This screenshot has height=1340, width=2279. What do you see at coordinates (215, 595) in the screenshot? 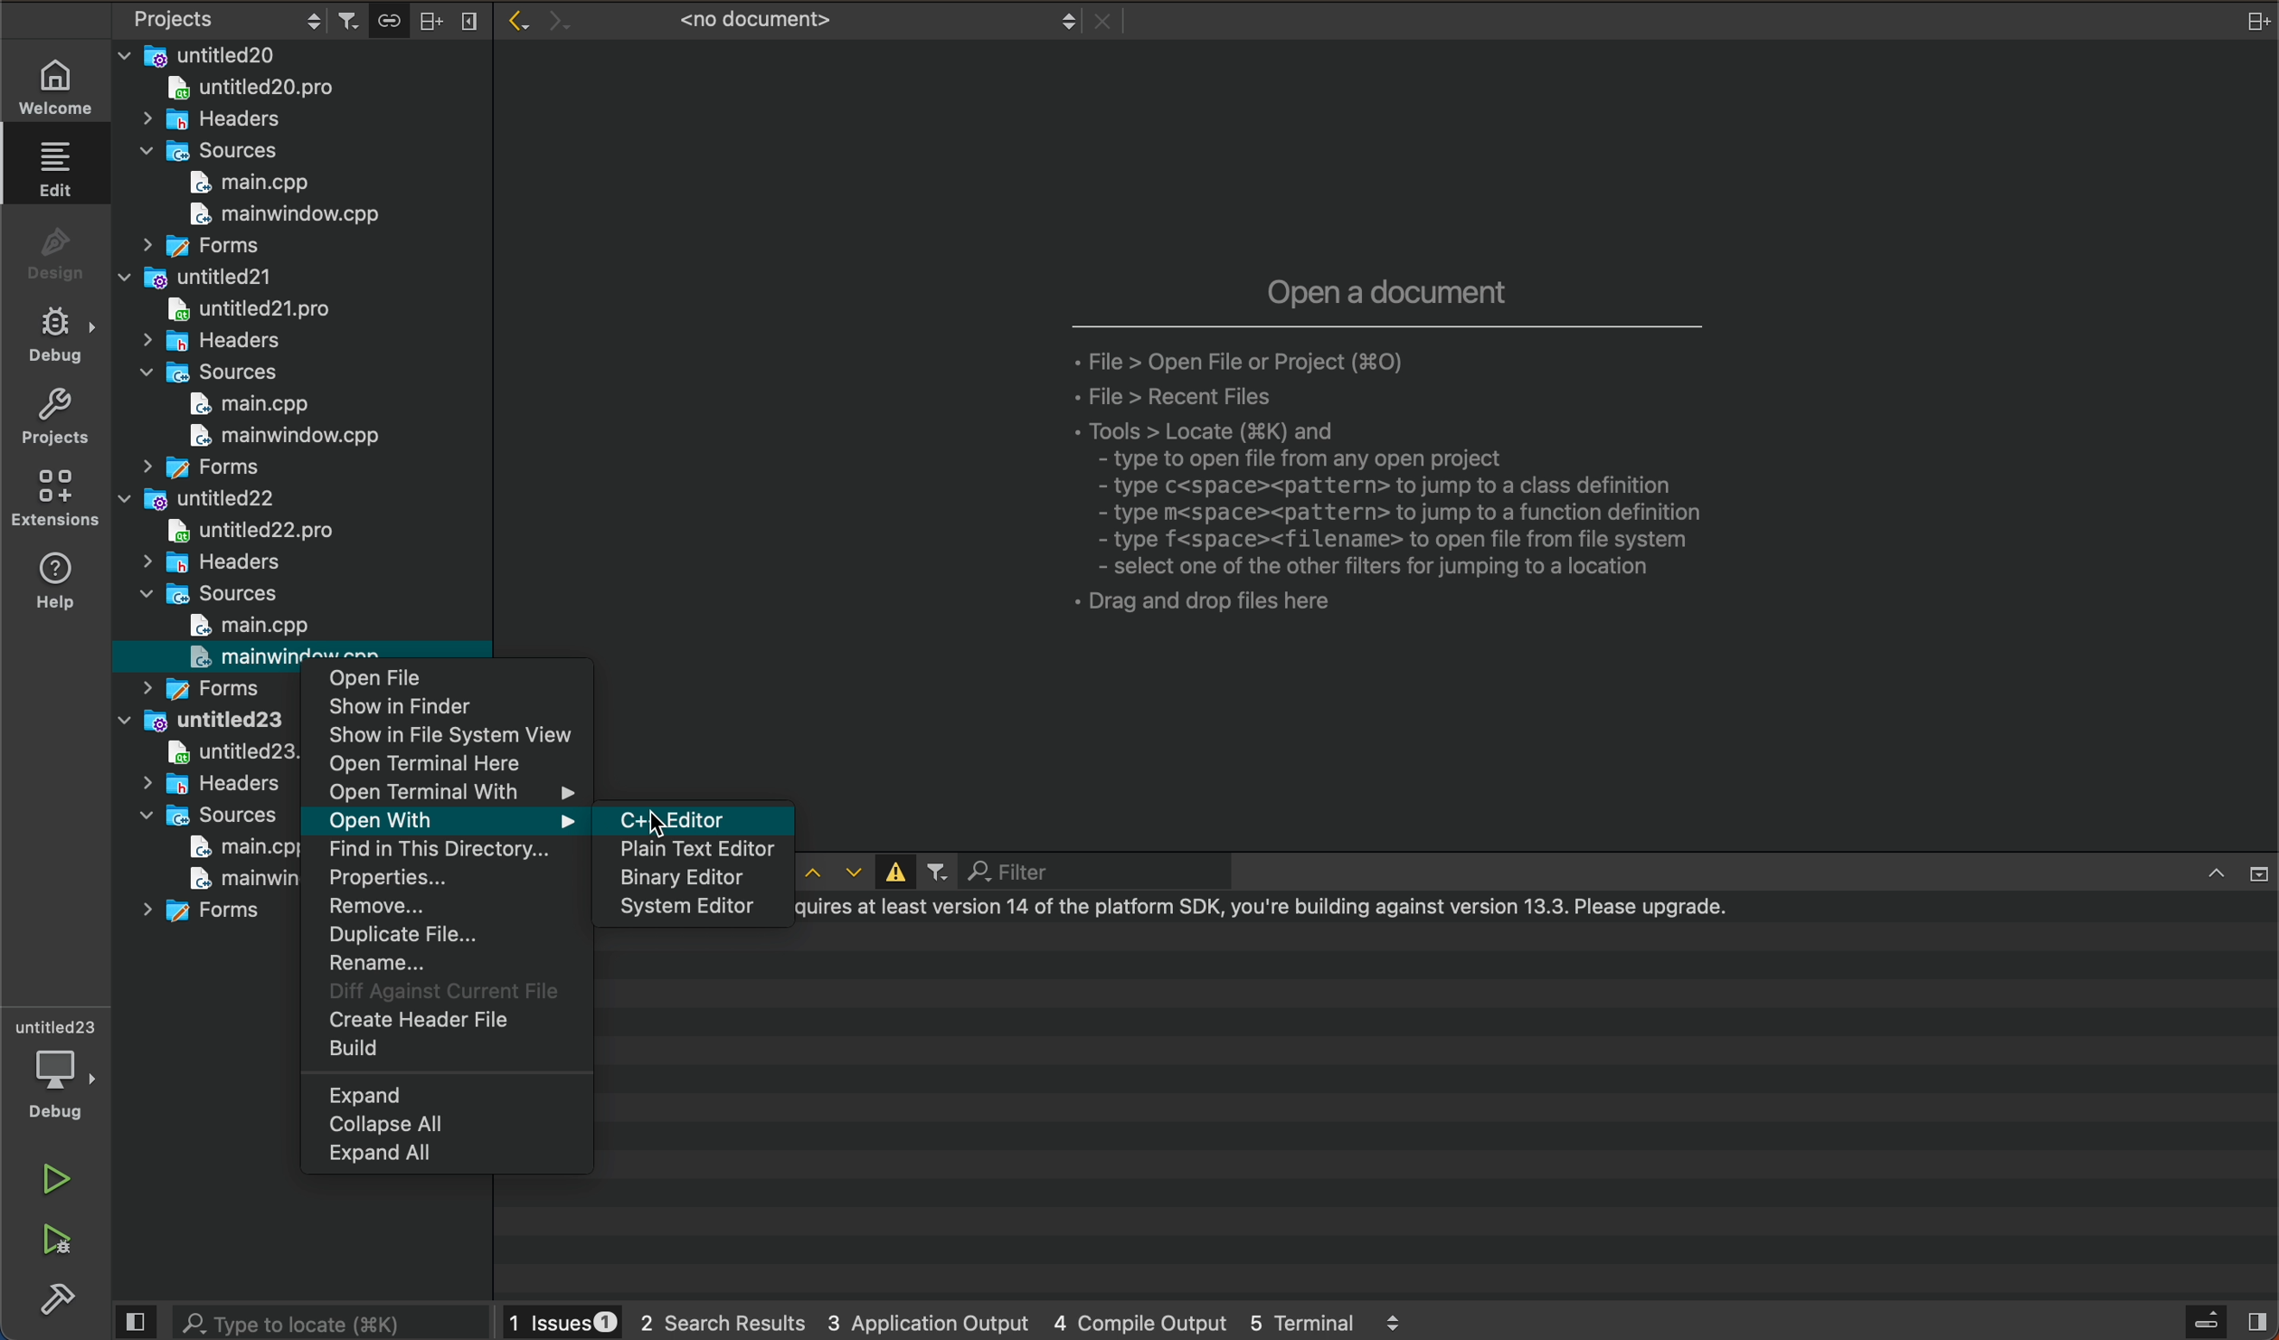
I see `sources` at bounding box center [215, 595].